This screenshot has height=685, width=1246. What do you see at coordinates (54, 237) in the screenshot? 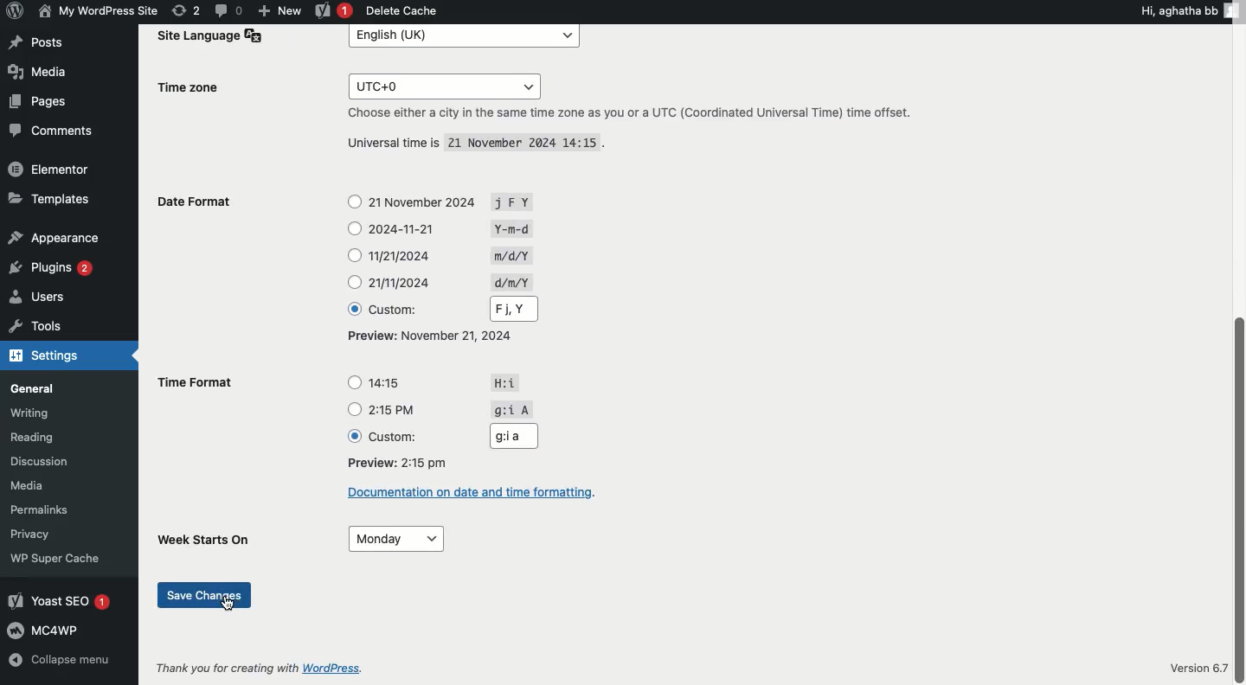
I see `Appearance` at bounding box center [54, 237].